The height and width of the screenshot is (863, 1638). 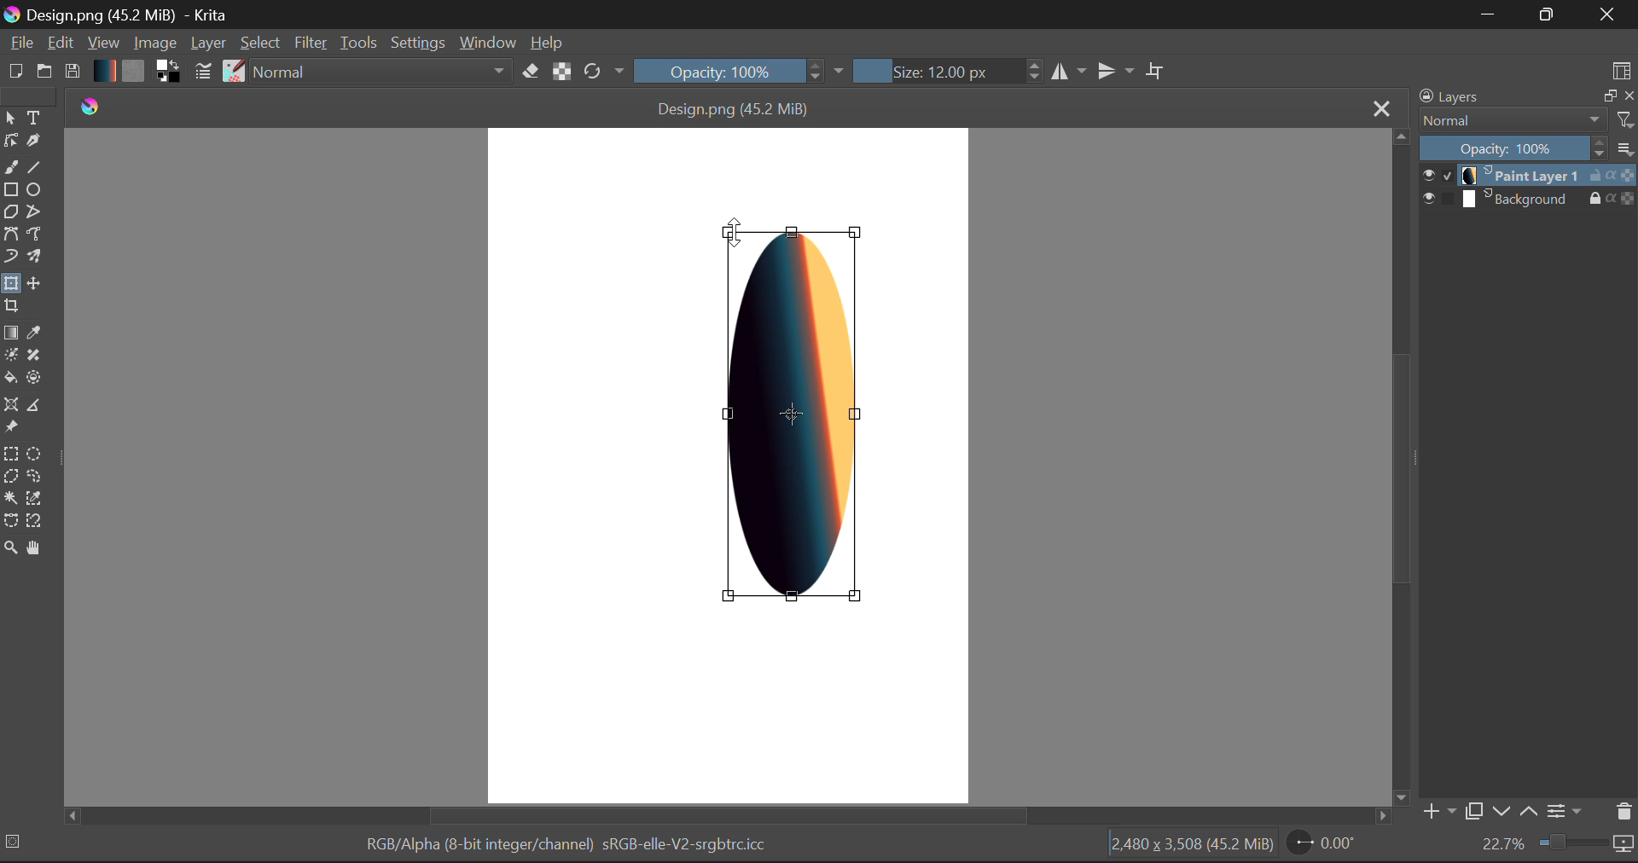 What do you see at coordinates (382, 70) in the screenshot?
I see `Blending Mode` at bounding box center [382, 70].